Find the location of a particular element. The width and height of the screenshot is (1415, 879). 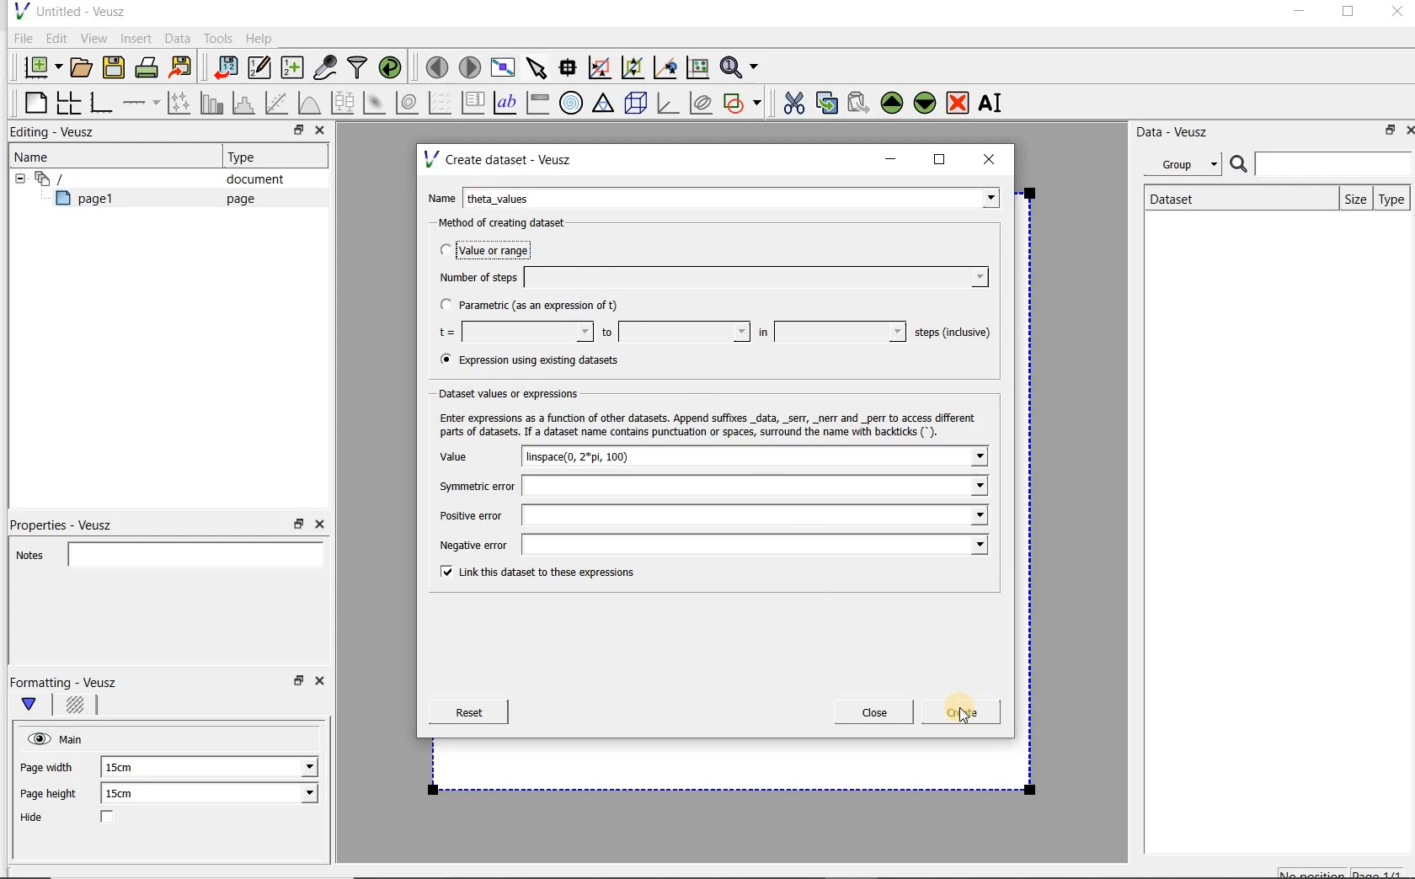

Page height dropdown is located at coordinates (298, 795).